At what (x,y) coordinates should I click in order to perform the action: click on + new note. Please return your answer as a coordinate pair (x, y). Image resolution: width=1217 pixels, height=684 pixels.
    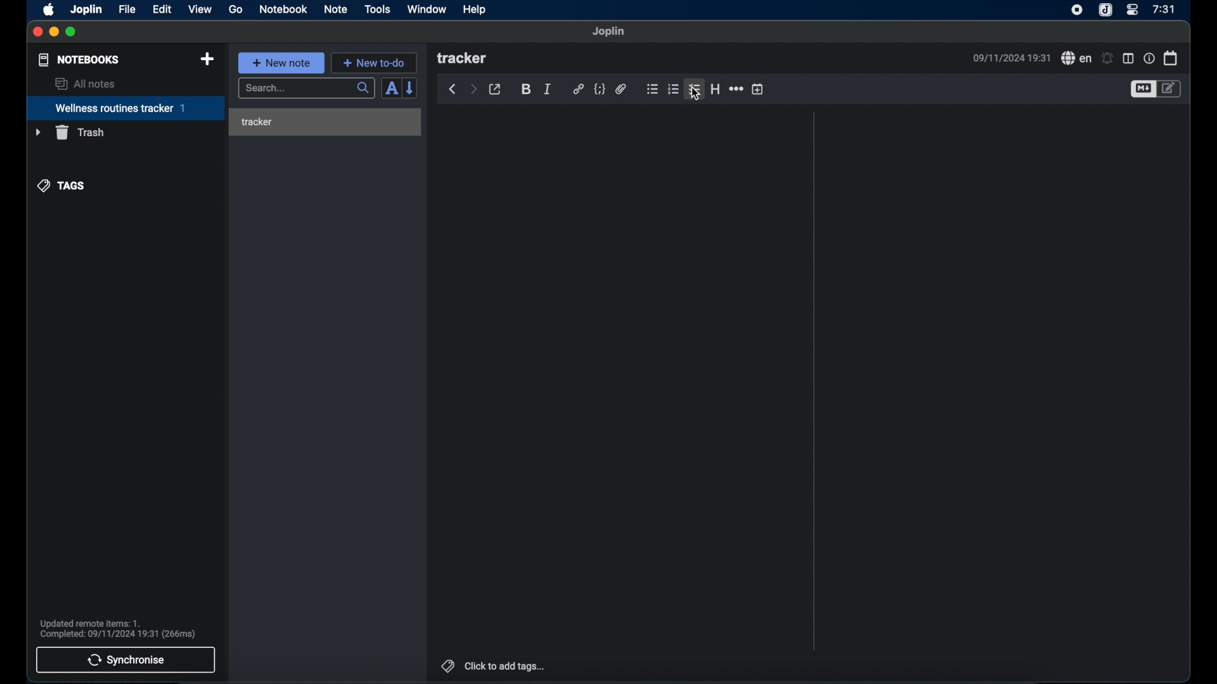
    Looking at the image, I should click on (281, 63).